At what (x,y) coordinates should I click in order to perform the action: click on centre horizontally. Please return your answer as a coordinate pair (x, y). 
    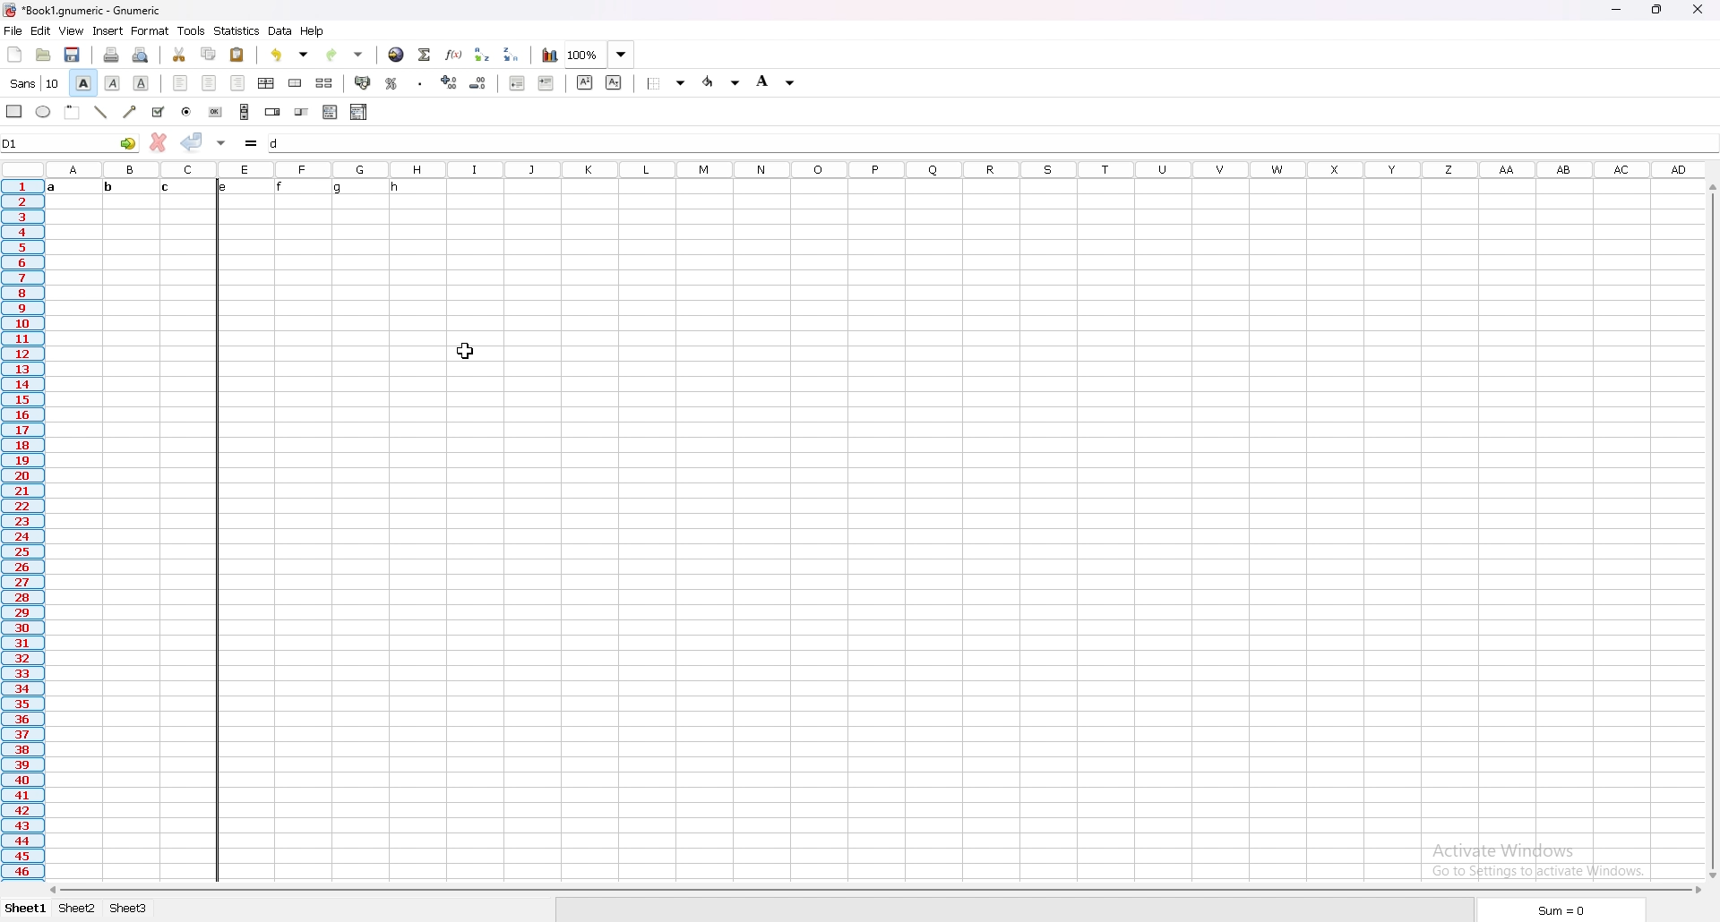
    Looking at the image, I should click on (267, 83).